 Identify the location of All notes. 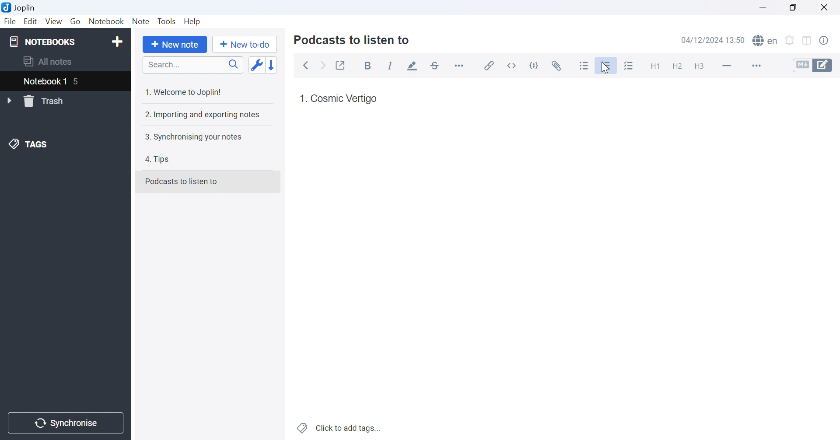
(49, 62).